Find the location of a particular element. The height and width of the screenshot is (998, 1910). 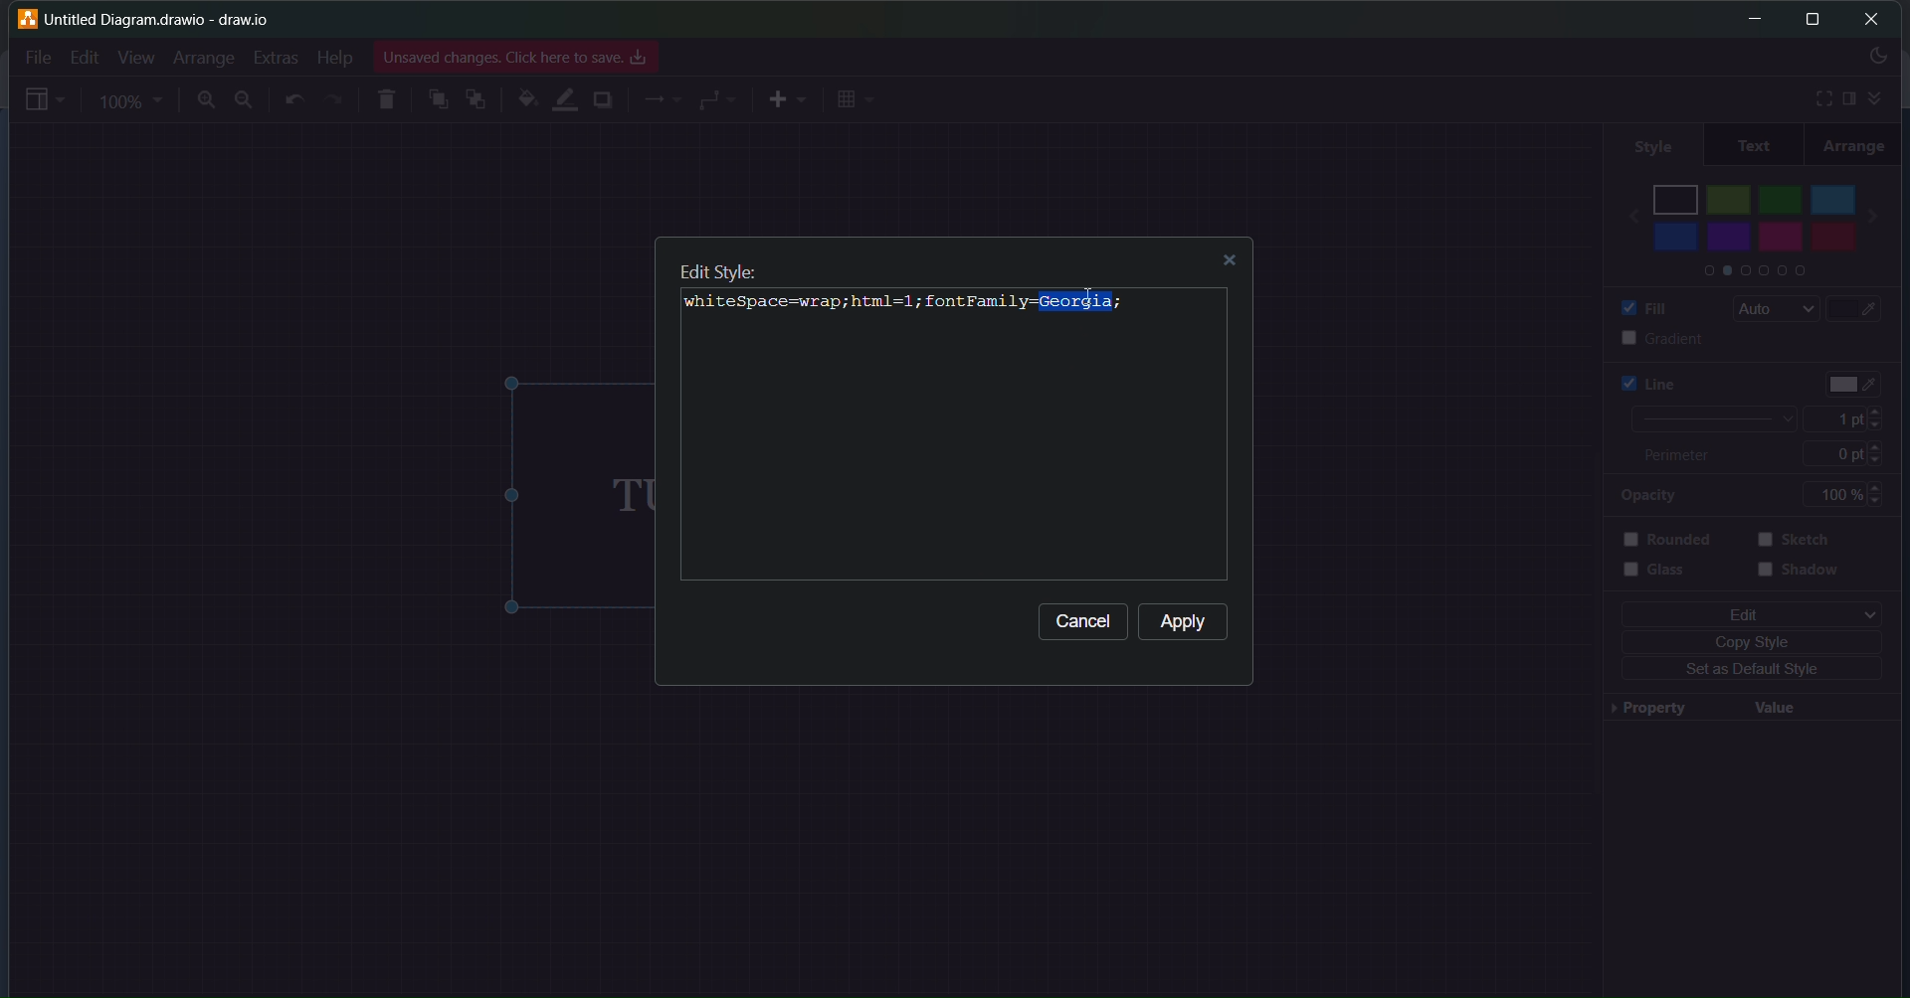

property is located at coordinates (1644, 711).